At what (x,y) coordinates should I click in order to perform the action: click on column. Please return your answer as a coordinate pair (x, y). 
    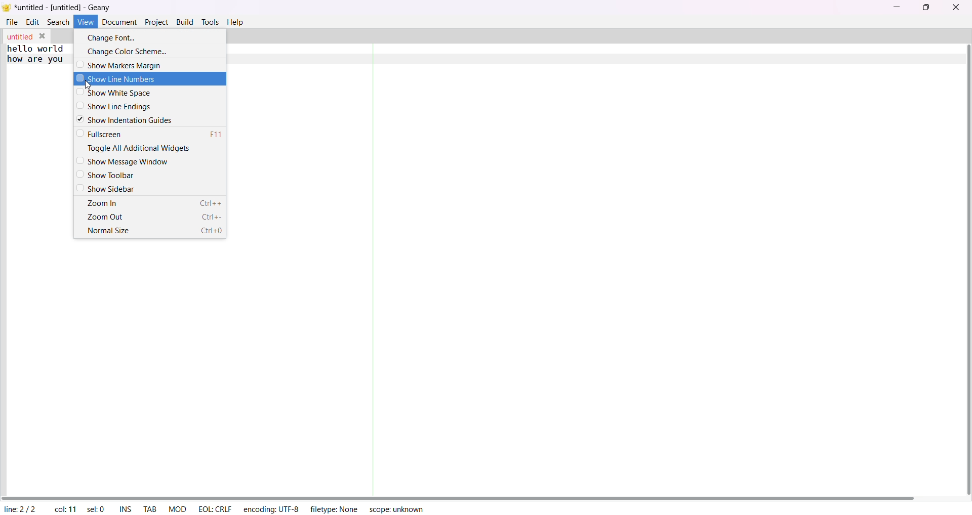
    Looking at the image, I should click on (65, 509).